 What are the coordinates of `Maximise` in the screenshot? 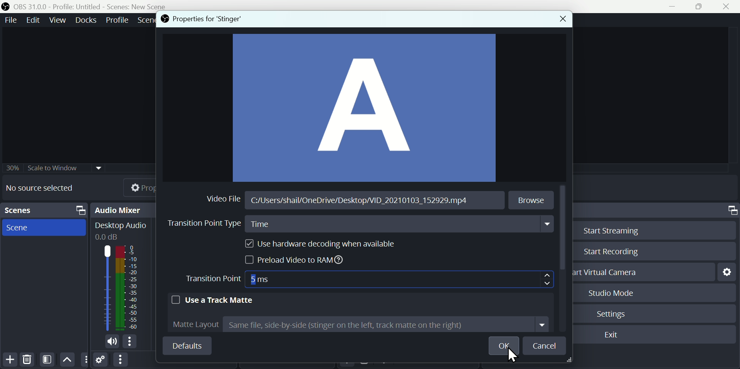 It's located at (702, 7).